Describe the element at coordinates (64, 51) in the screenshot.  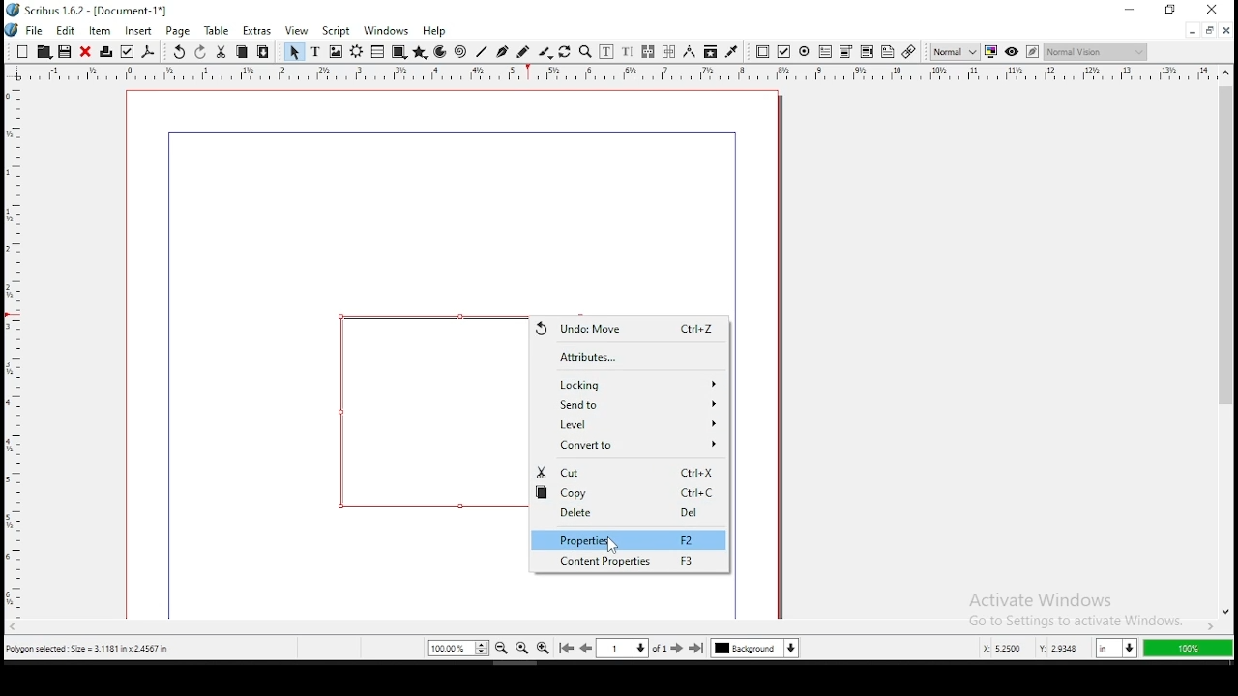
I see `save` at that location.